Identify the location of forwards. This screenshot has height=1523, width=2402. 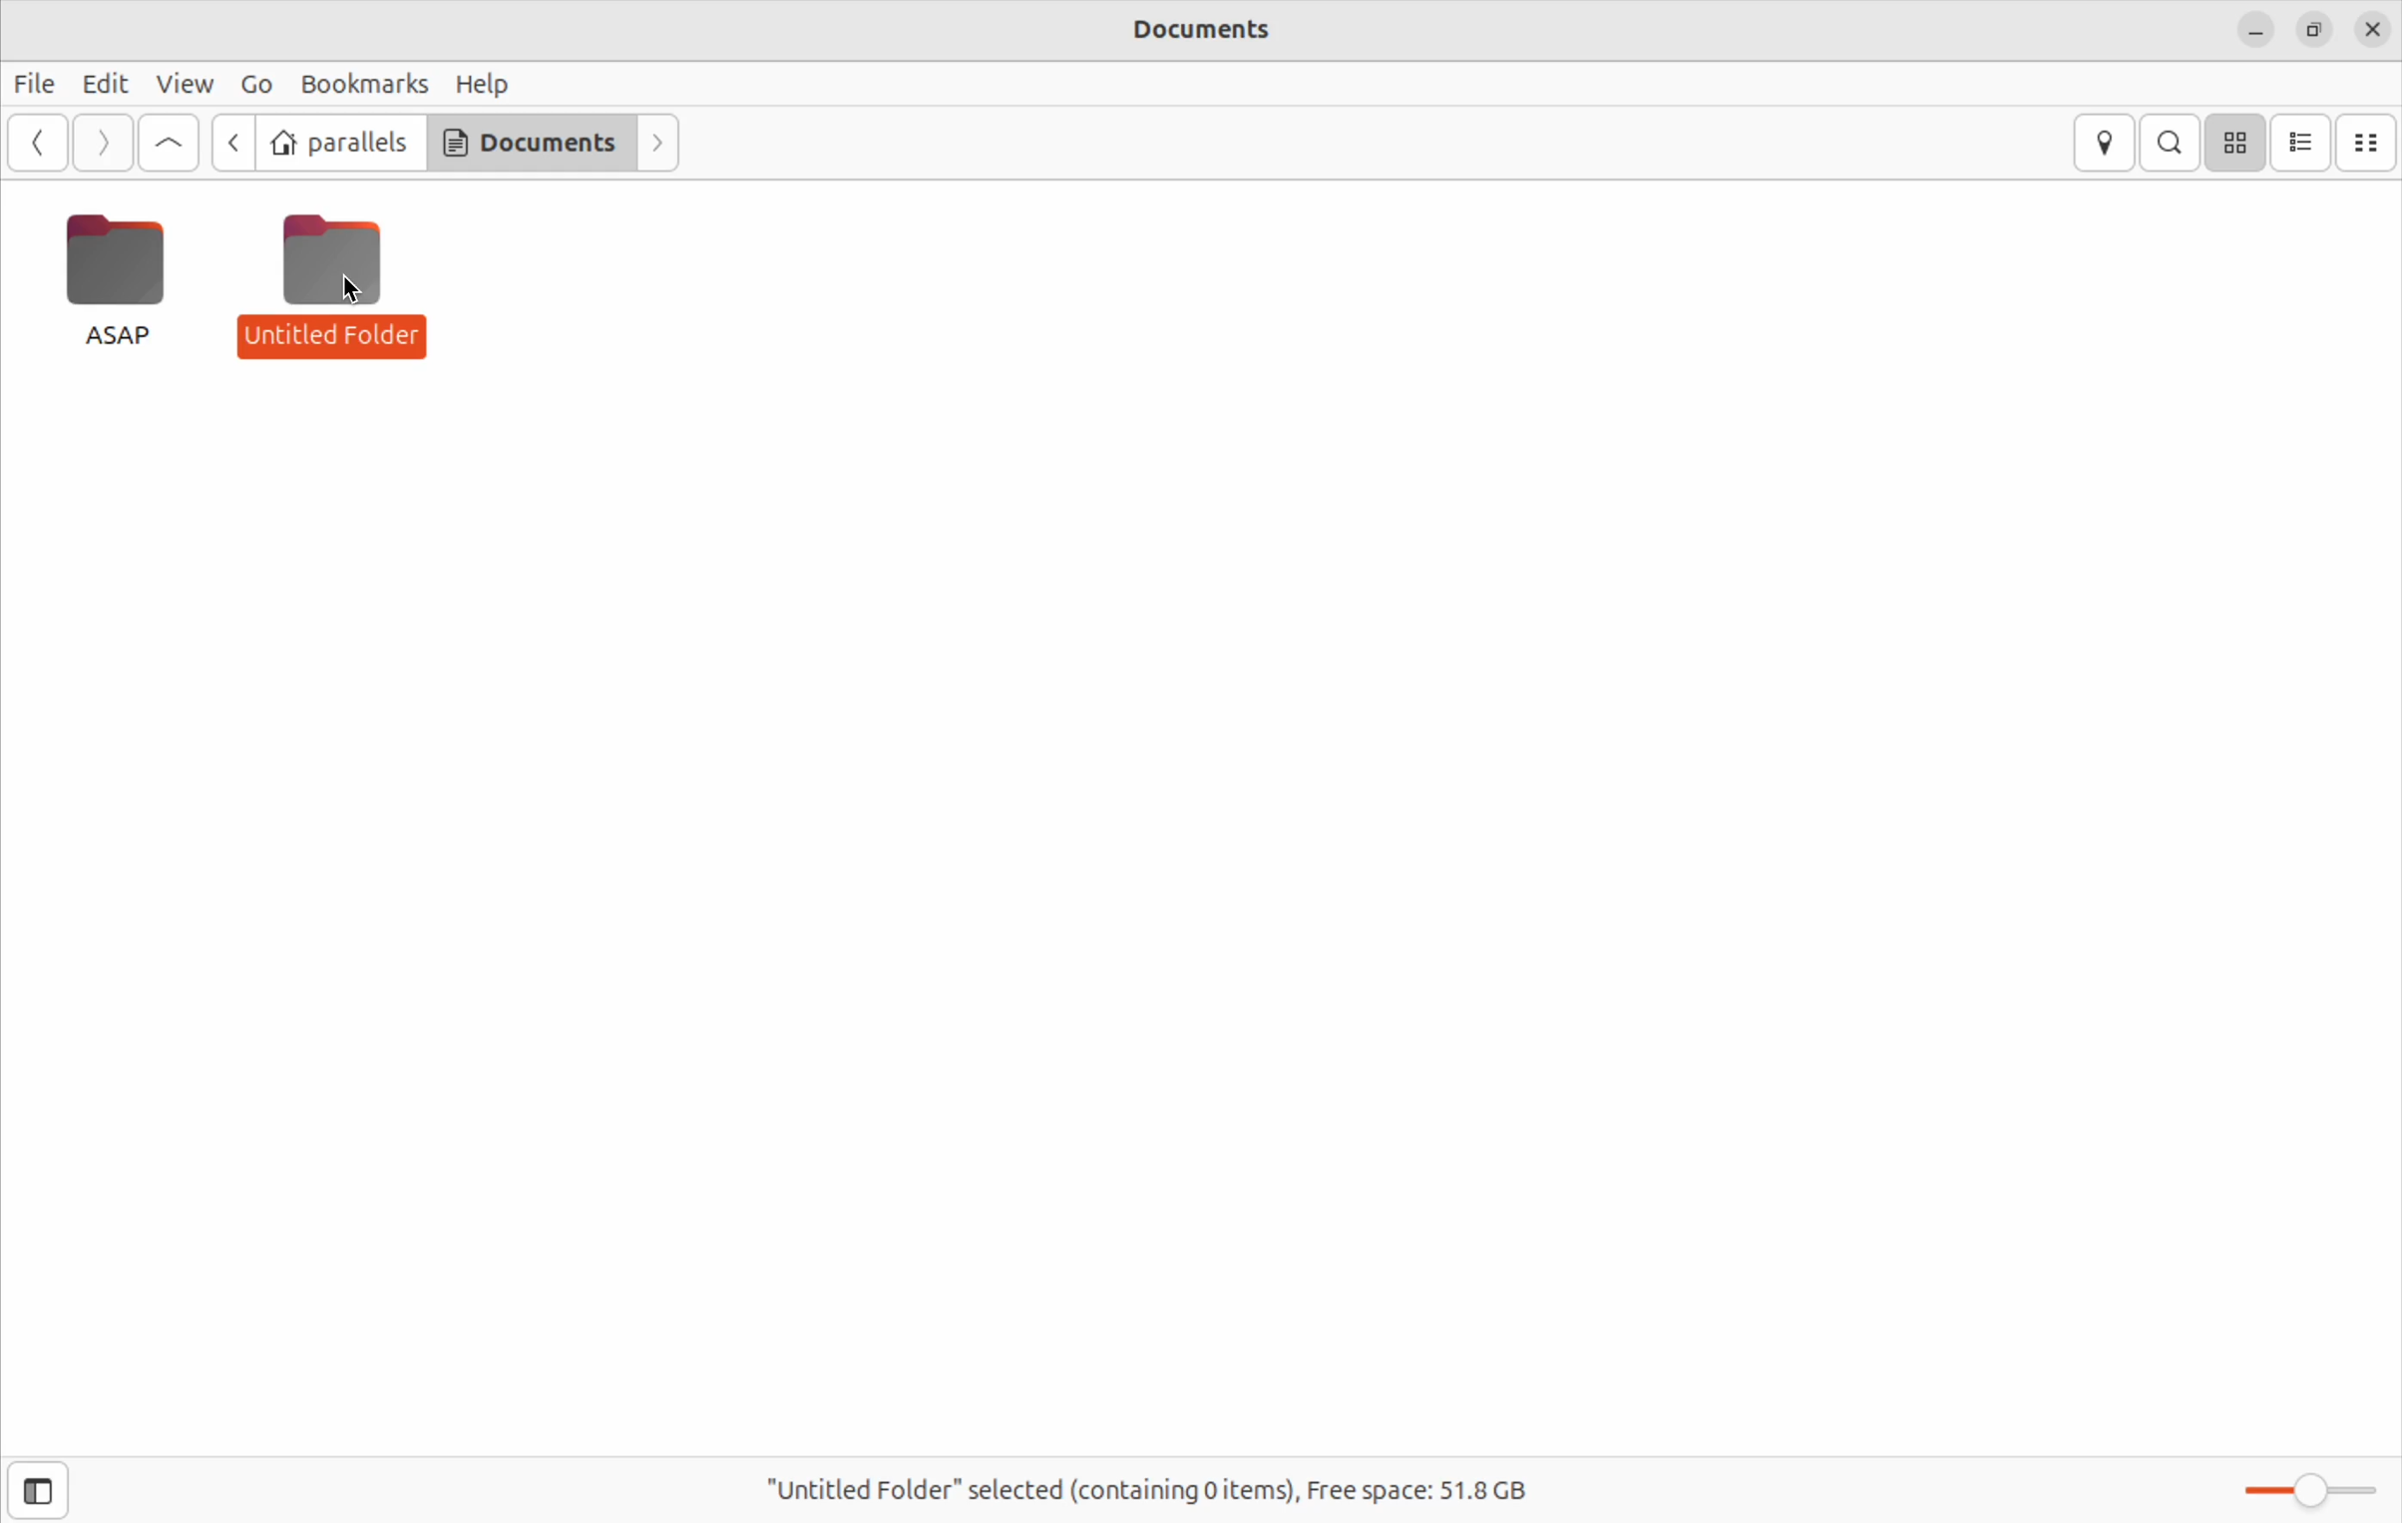
(656, 143).